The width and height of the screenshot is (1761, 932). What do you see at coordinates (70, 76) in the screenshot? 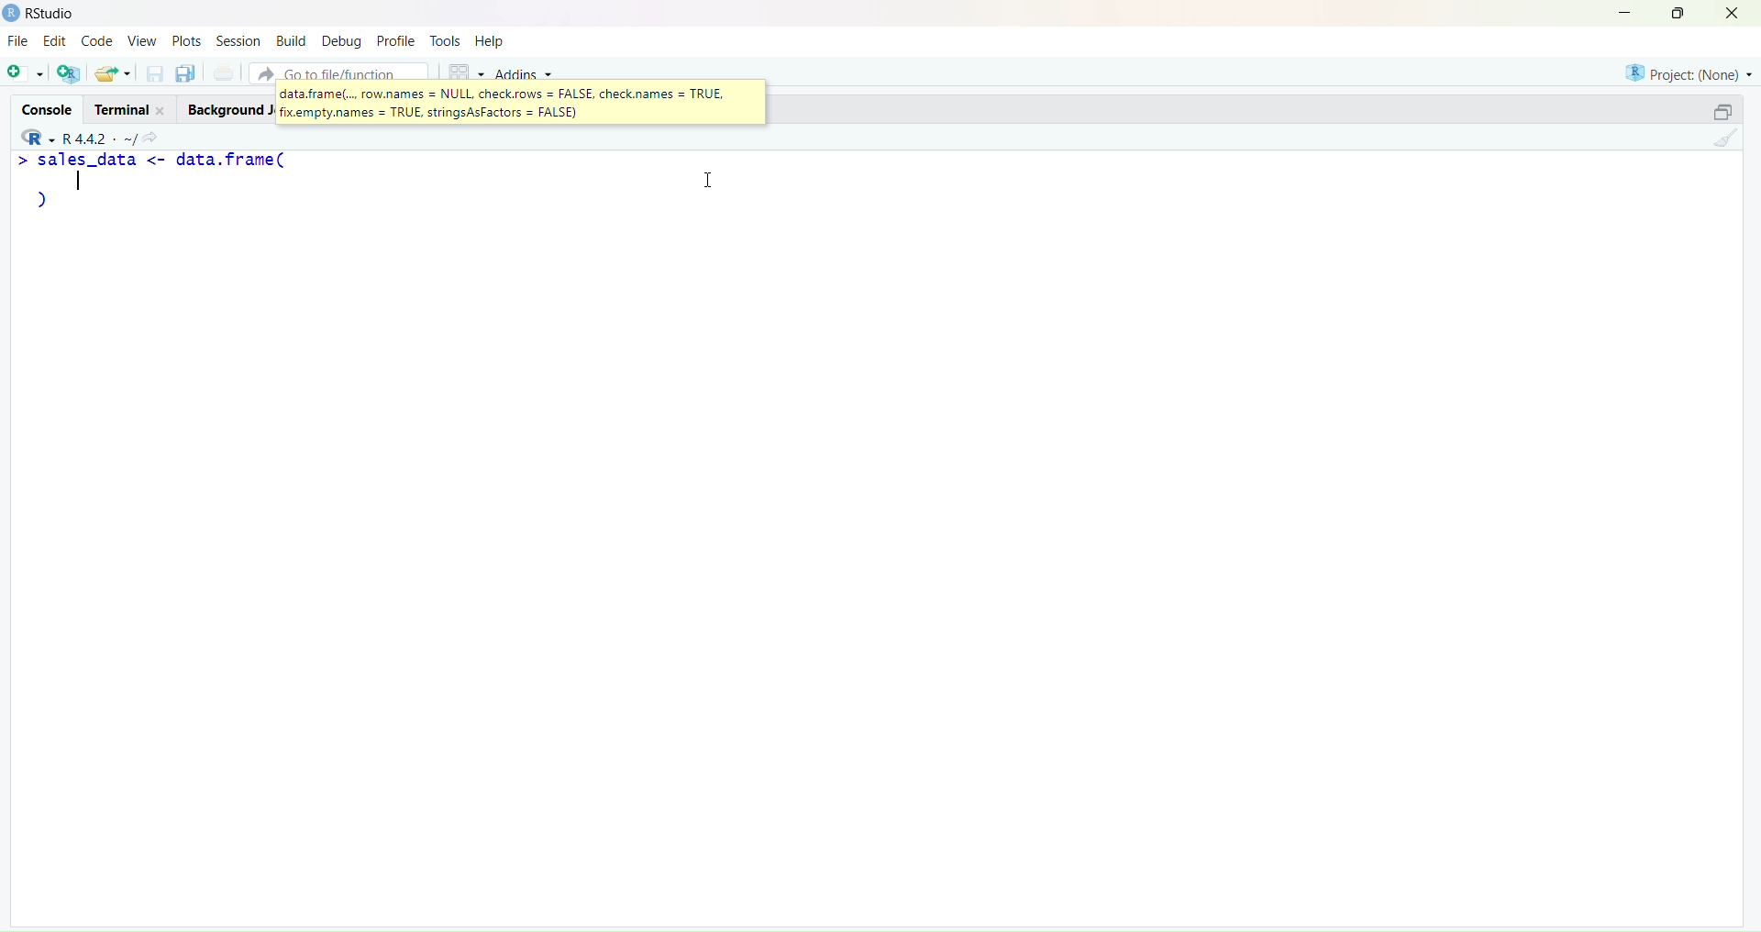
I see `add multiple scripts` at bounding box center [70, 76].